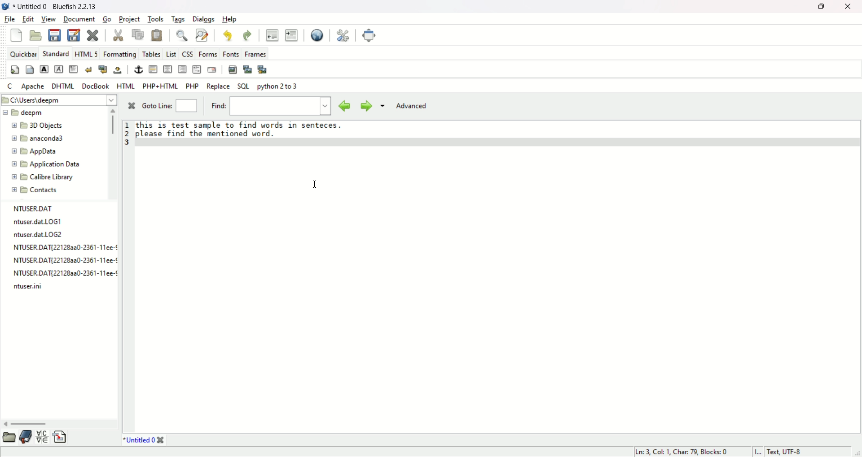  Describe the element at coordinates (120, 54) in the screenshot. I see `formatting` at that location.